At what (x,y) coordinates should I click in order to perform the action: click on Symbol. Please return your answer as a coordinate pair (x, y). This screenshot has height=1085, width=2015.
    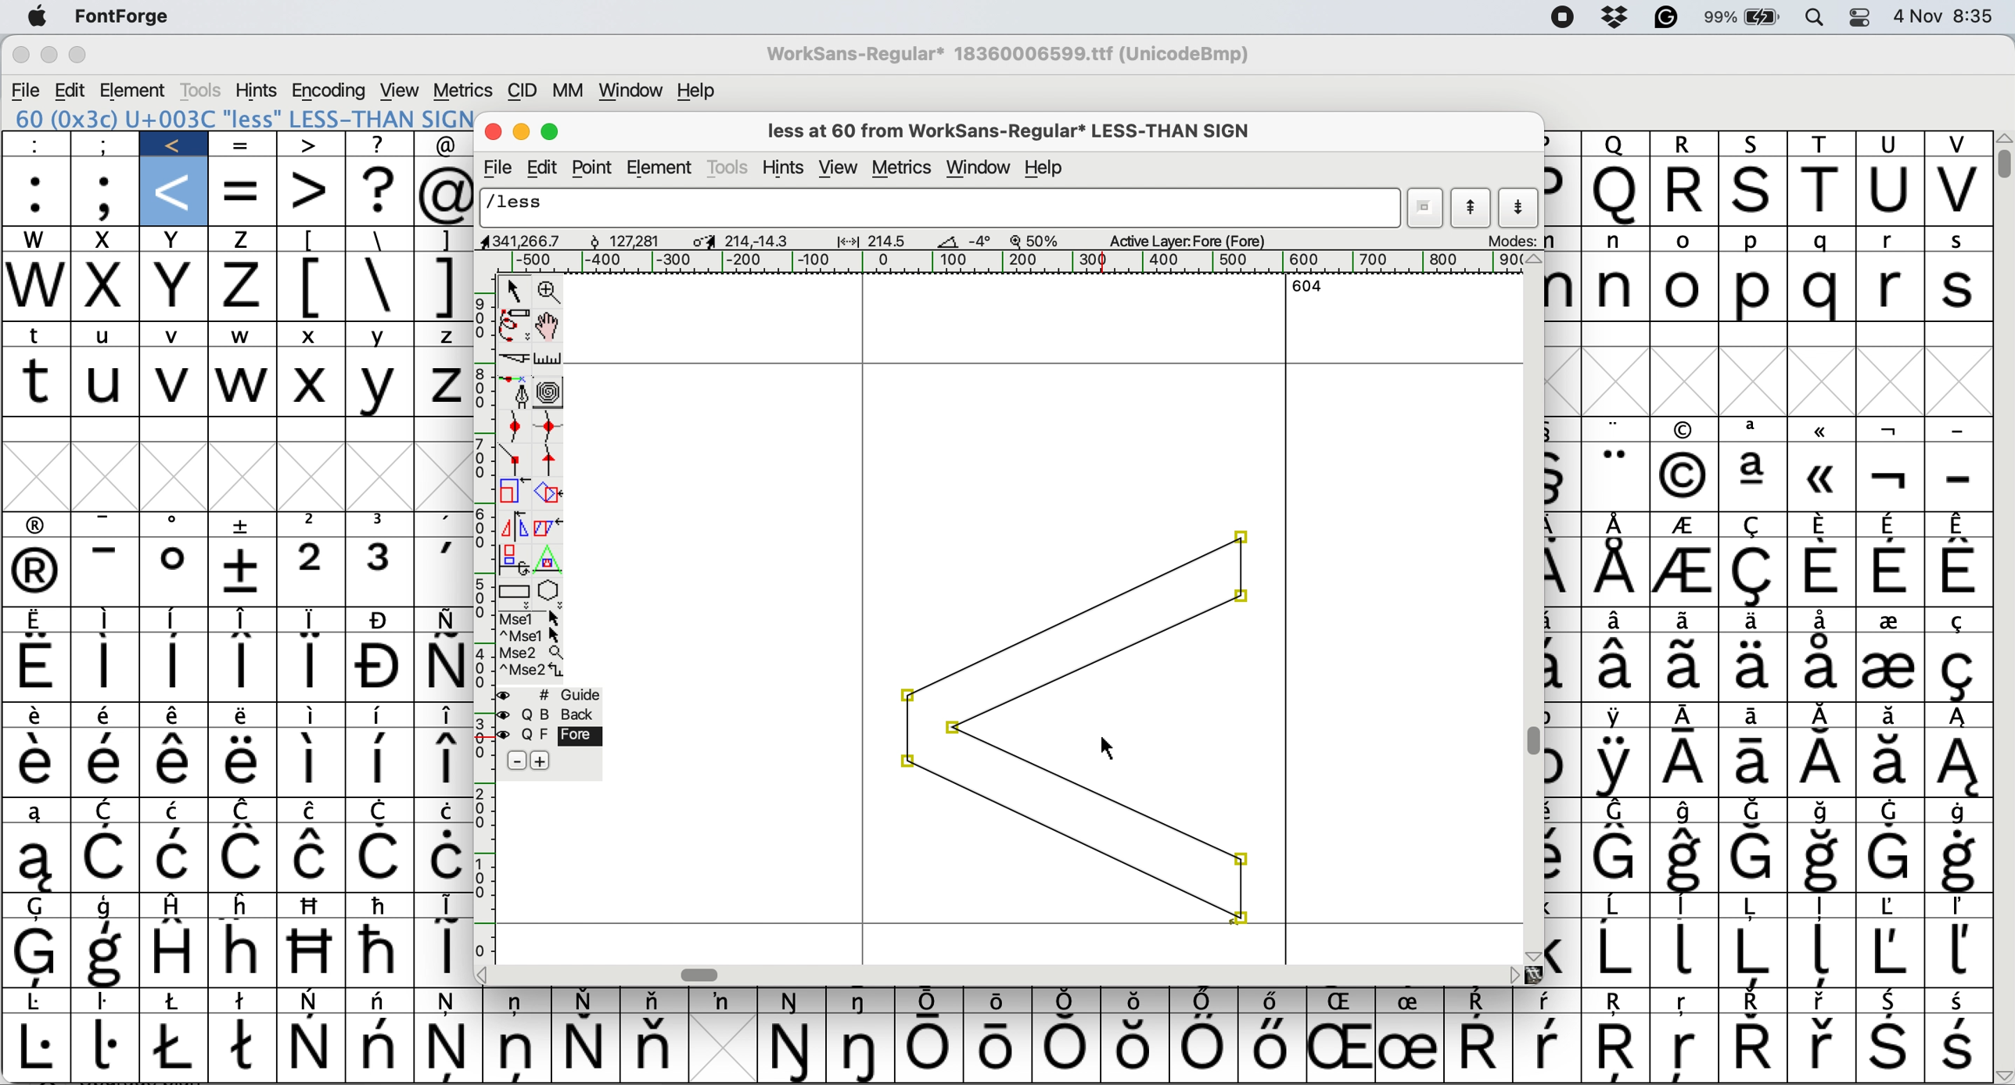
    Looking at the image, I should click on (37, 664).